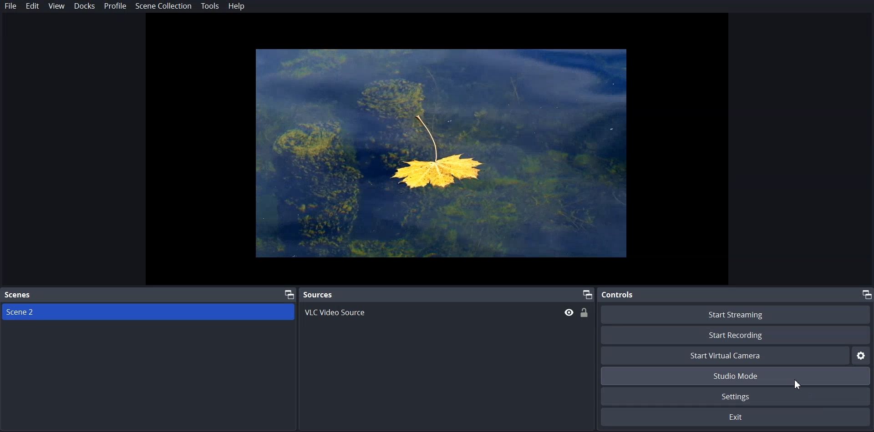  What do you see at coordinates (284, 294) in the screenshot?
I see `Maximize` at bounding box center [284, 294].